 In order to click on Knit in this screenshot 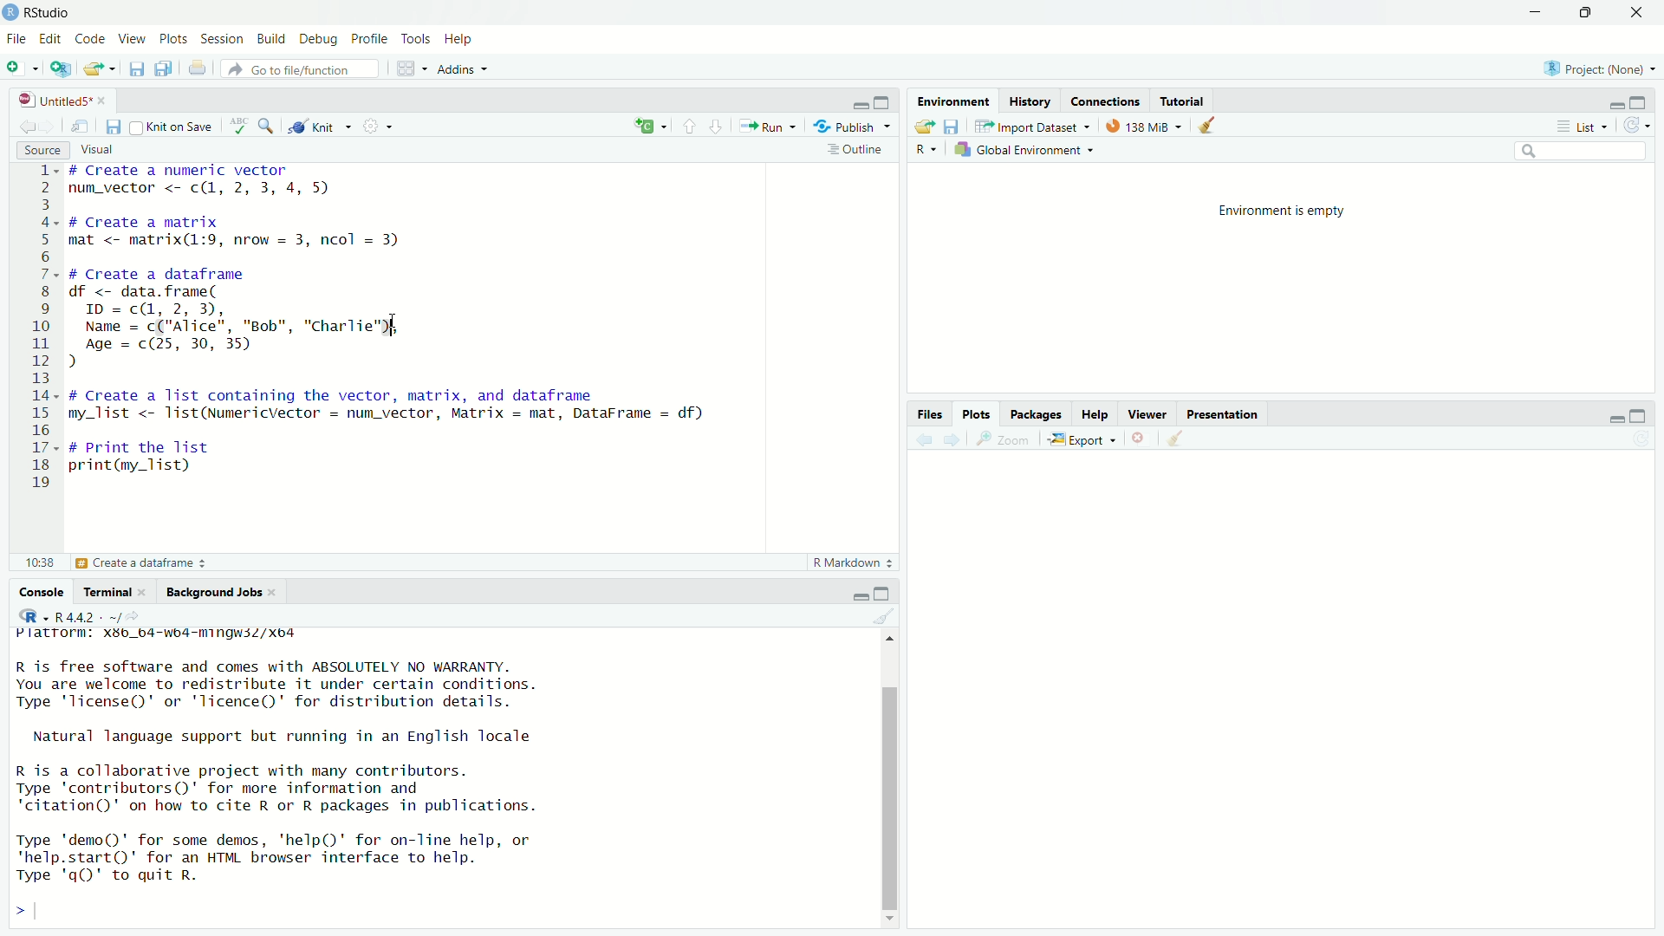, I will do `click(321, 127)`.